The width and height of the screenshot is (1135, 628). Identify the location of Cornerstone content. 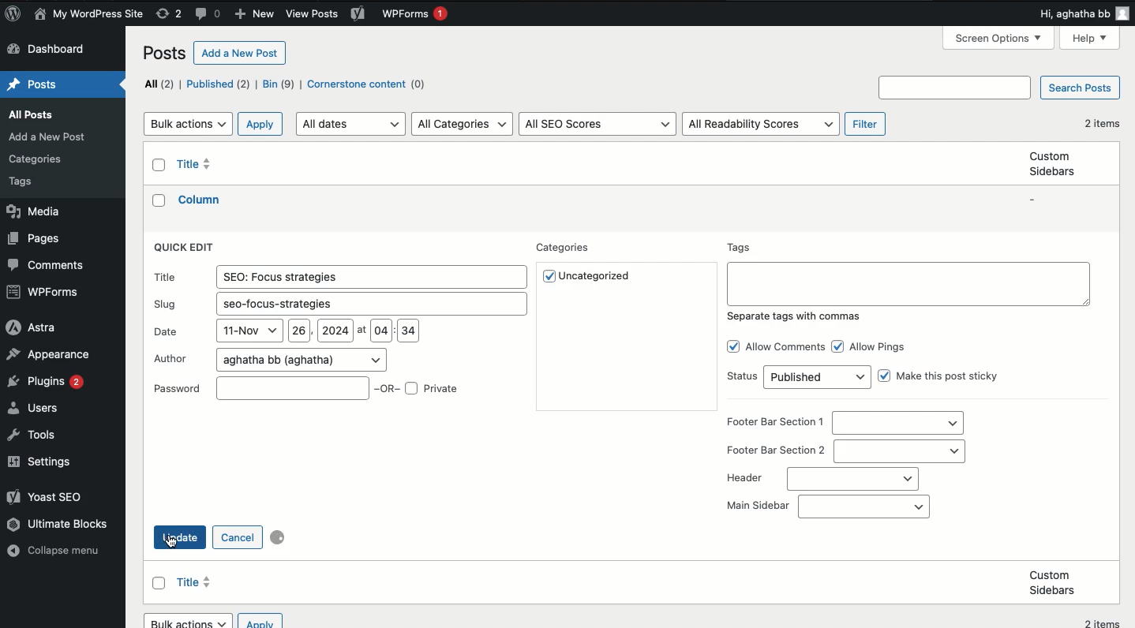
(369, 85).